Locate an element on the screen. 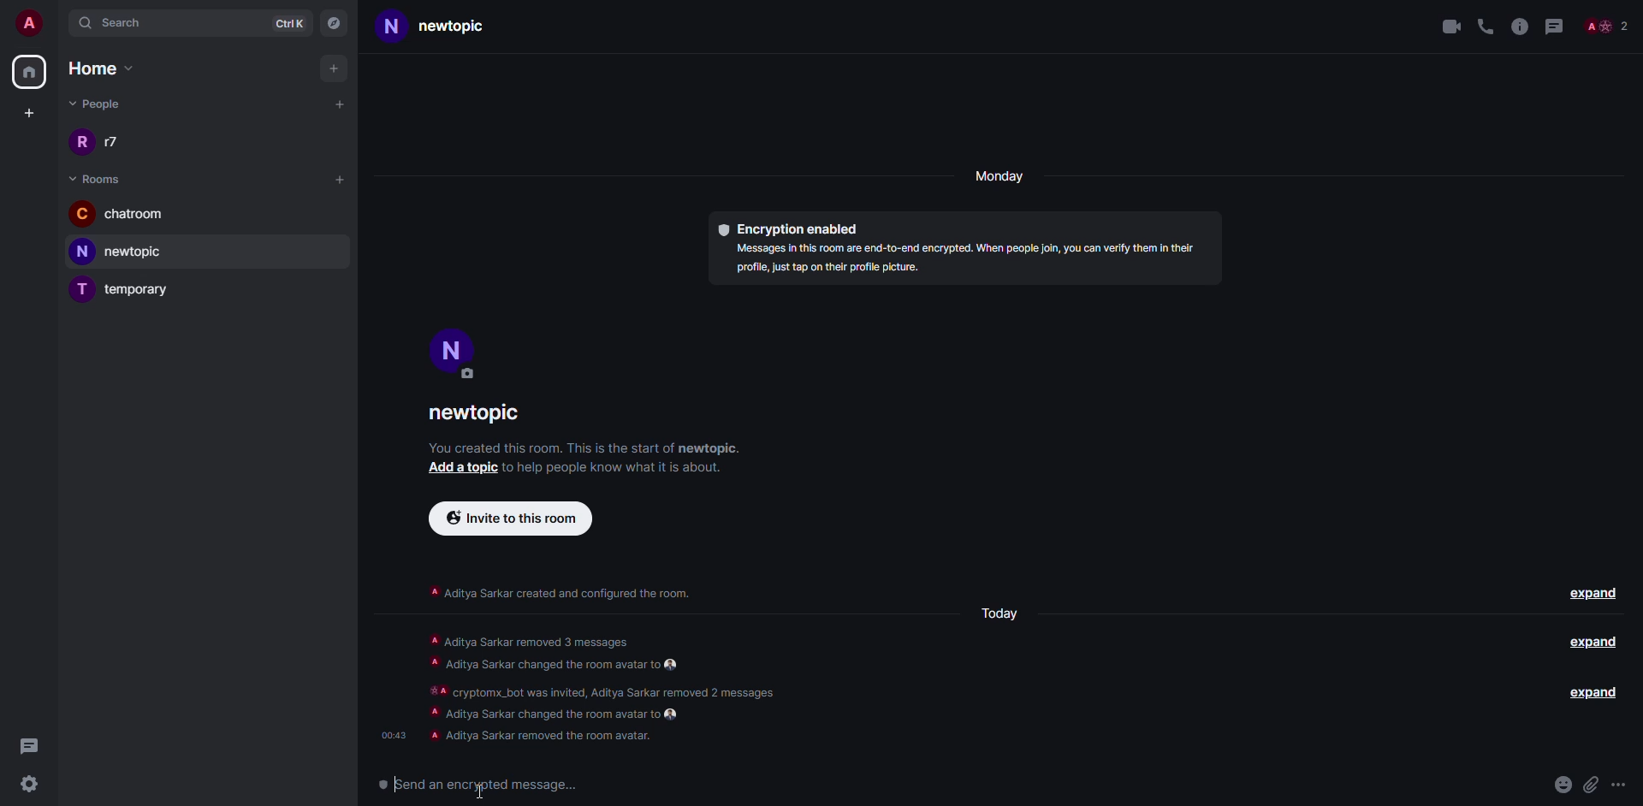 This screenshot has width=1643, height=806. people is located at coordinates (1605, 27).